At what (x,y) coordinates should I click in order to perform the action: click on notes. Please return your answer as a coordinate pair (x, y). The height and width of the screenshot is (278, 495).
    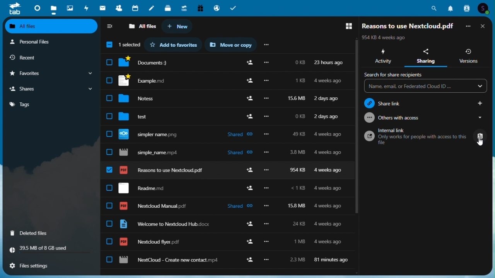
    Looking at the image, I should click on (152, 8).